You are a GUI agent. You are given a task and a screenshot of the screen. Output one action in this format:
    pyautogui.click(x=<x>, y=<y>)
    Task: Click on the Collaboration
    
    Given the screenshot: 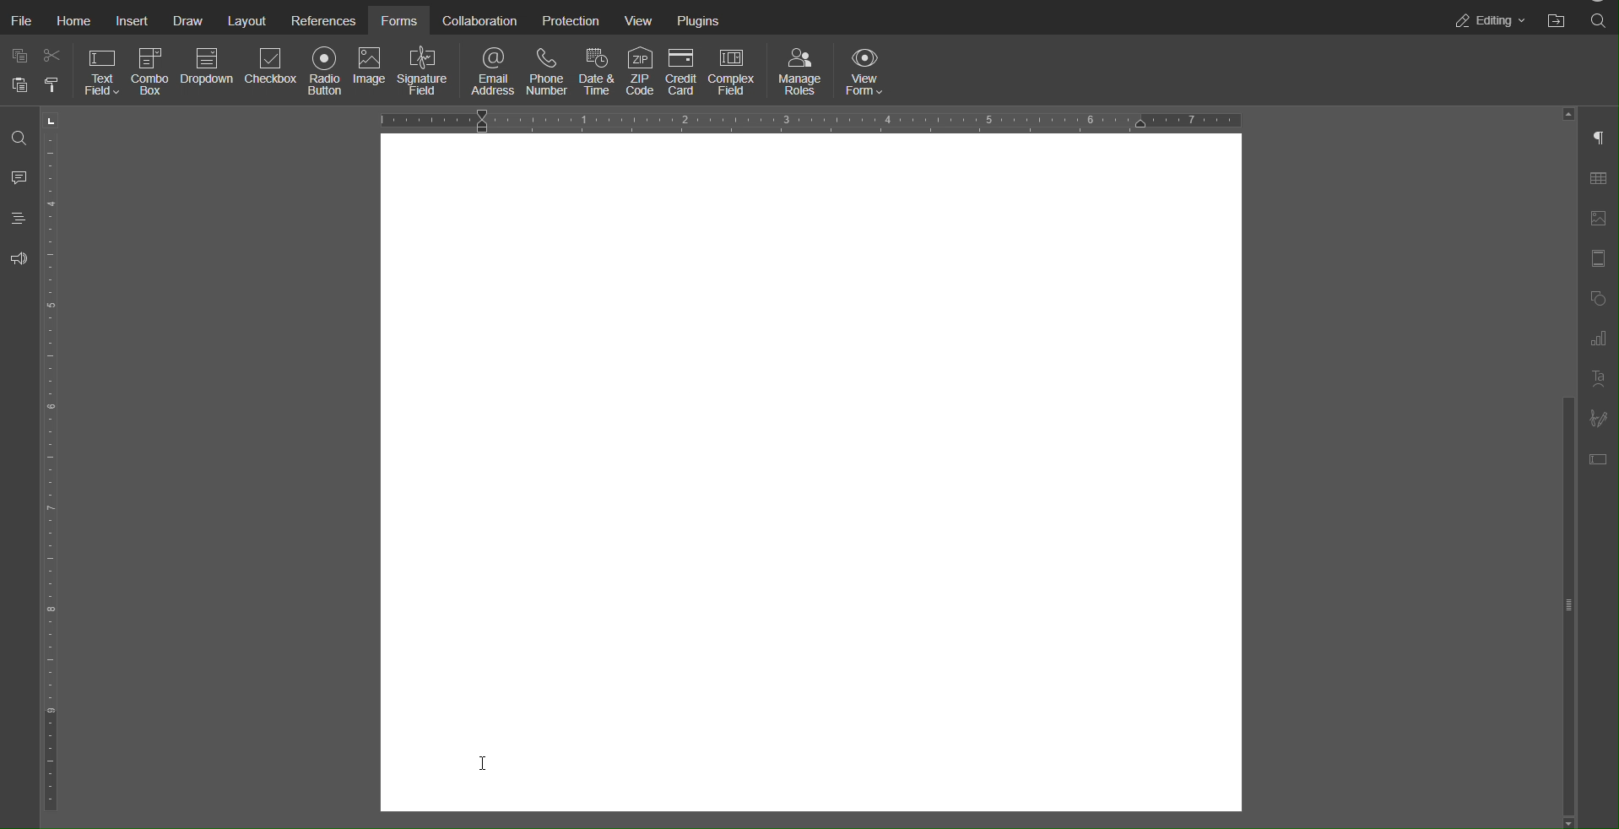 What is the action you would take?
    pyautogui.click(x=477, y=19)
    